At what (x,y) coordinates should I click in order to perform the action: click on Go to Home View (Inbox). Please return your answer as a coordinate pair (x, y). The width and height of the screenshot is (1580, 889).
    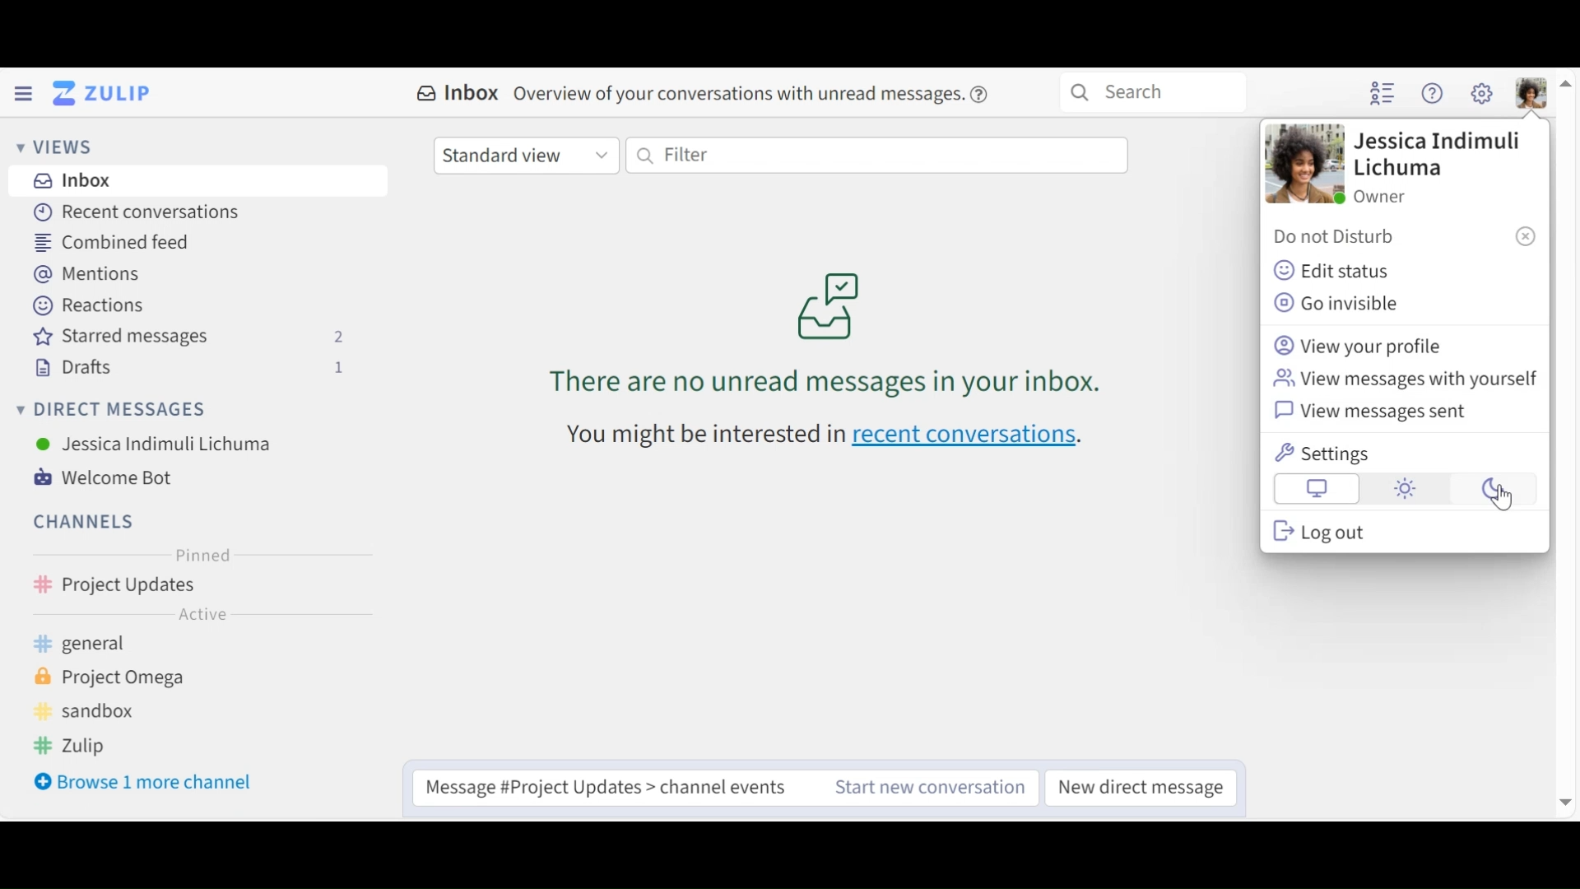
    Looking at the image, I should click on (108, 94).